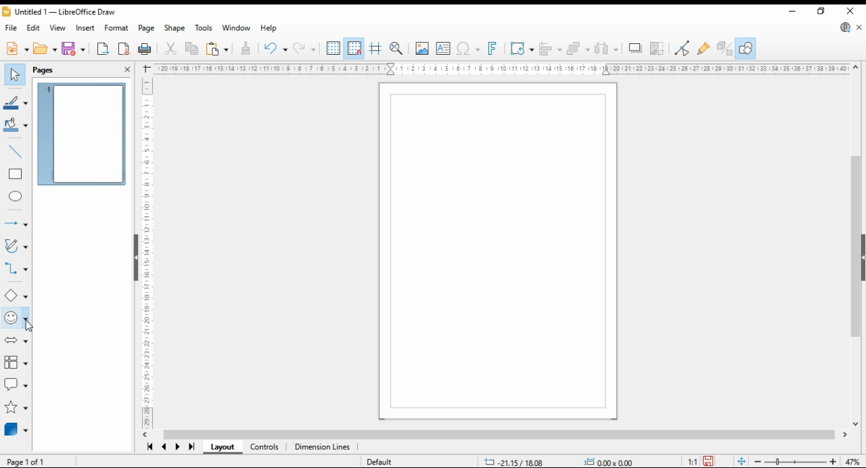  Describe the element at coordinates (607, 49) in the screenshot. I see `select at least three items to distribute` at that location.